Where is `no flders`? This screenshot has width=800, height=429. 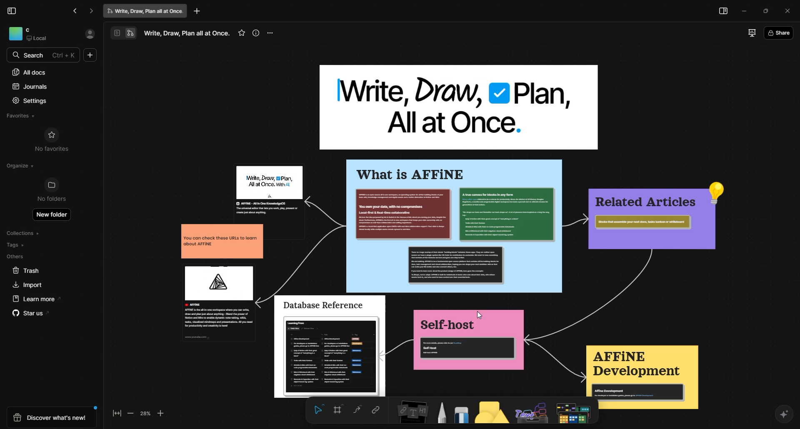
no flders is located at coordinates (57, 191).